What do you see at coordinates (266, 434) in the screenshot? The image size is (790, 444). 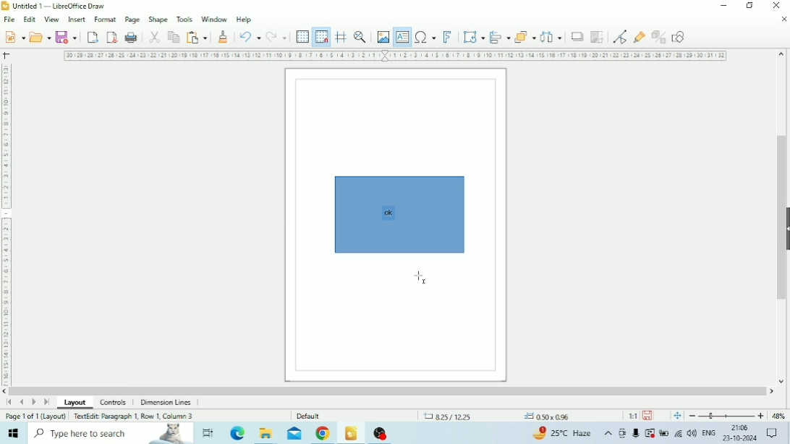 I see `File Explorer` at bounding box center [266, 434].